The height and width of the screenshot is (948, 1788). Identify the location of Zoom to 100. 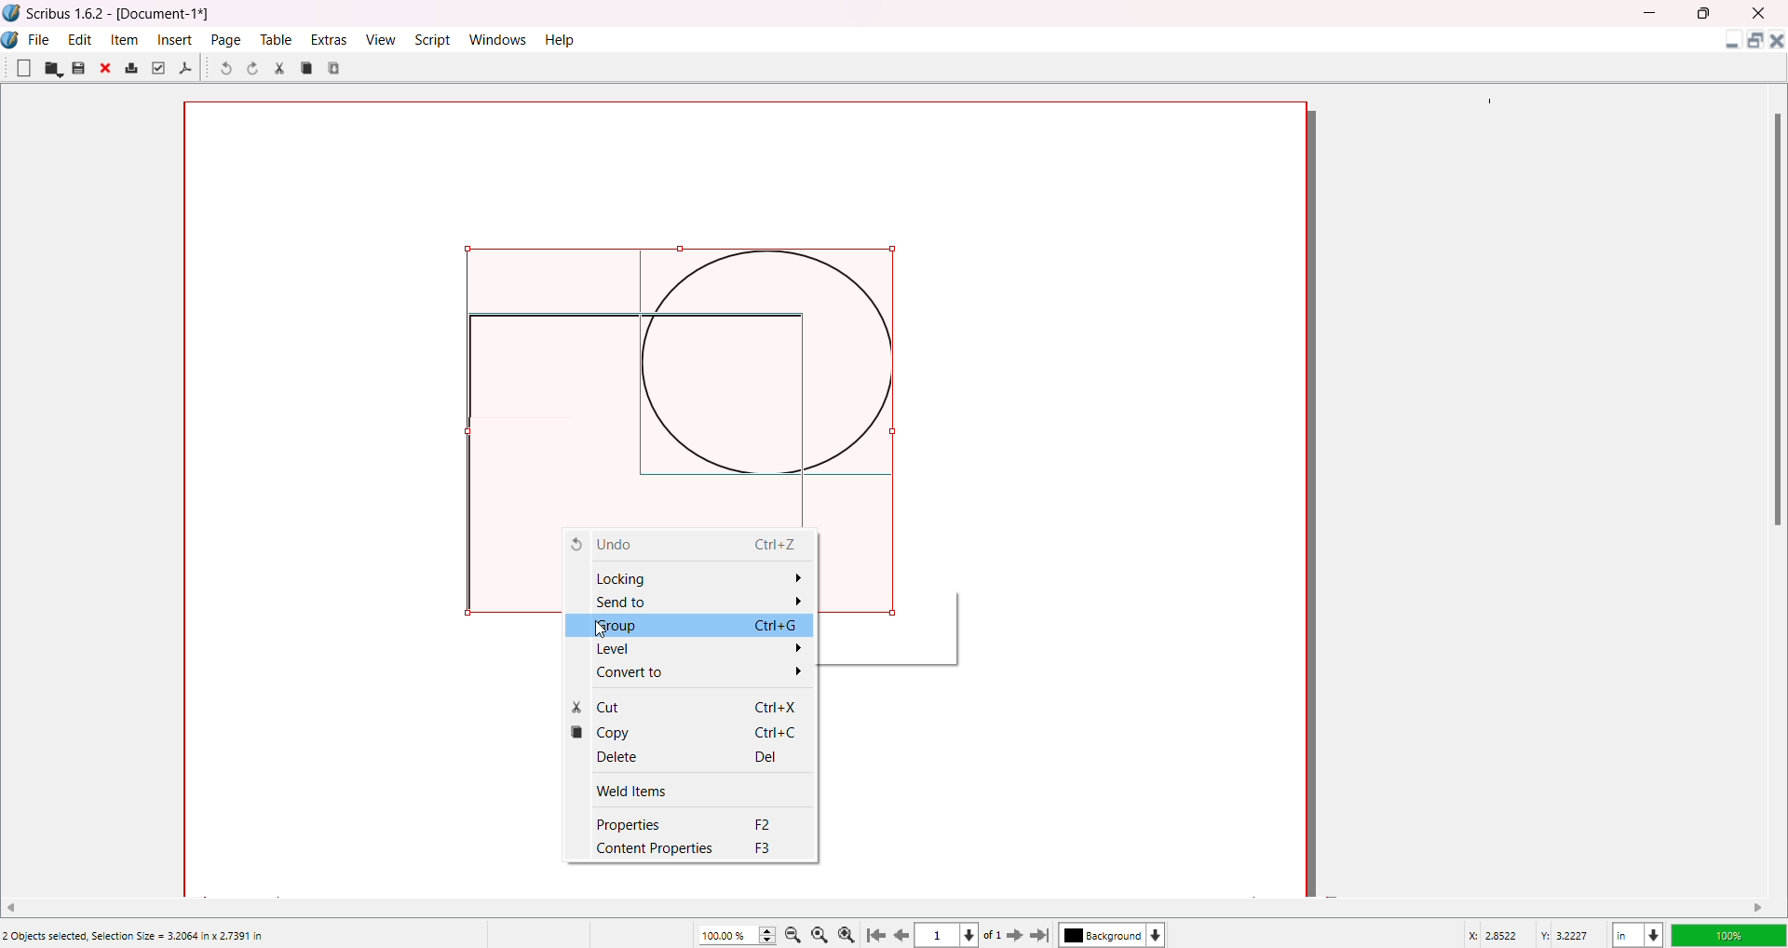
(823, 933).